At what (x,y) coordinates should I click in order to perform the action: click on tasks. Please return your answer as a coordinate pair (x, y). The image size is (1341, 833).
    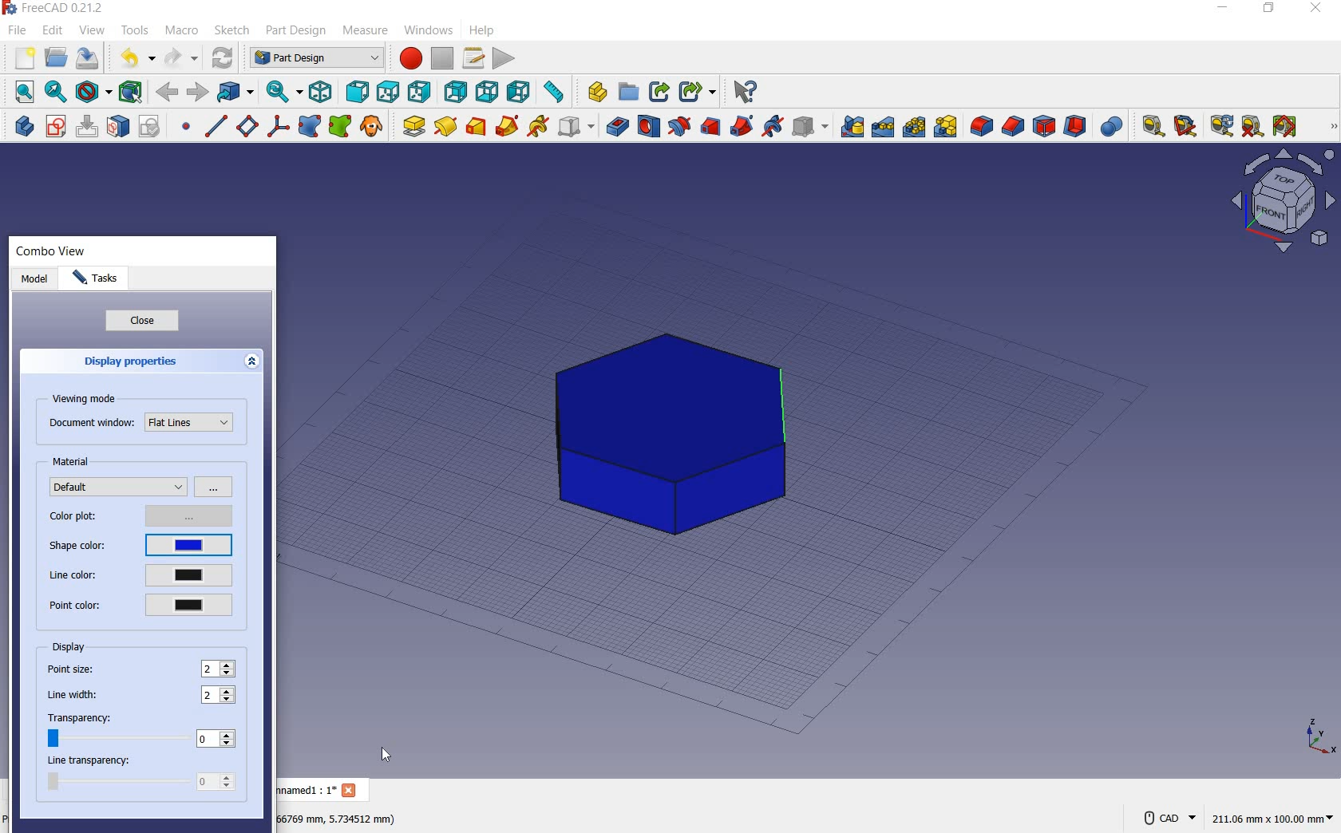
    Looking at the image, I should click on (104, 281).